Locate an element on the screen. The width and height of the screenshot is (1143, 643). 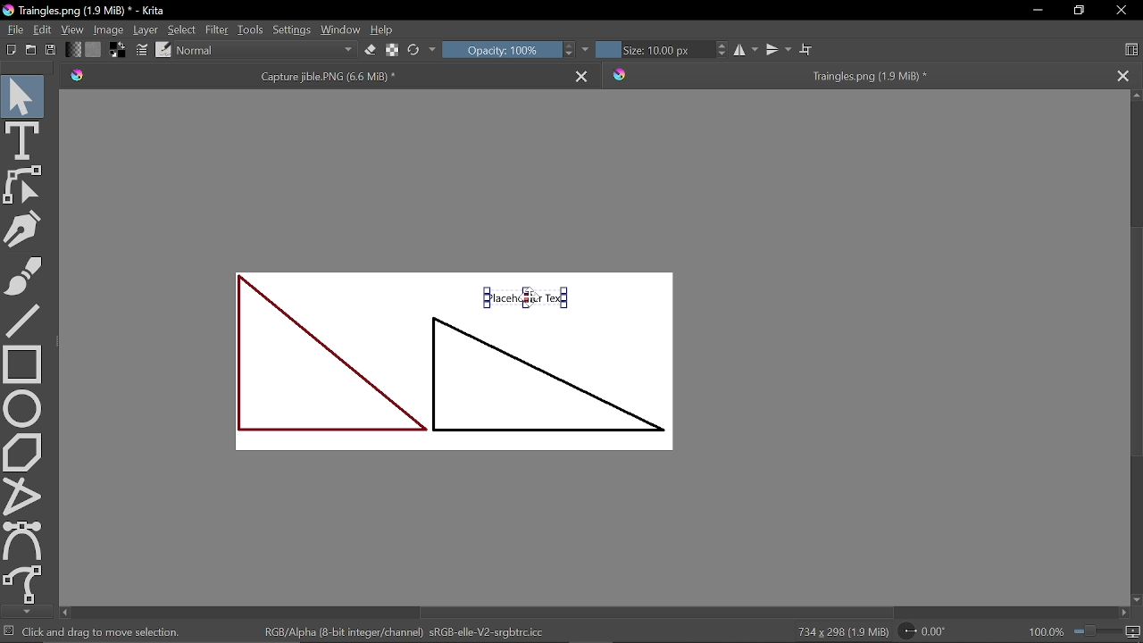
Traingles.png (1.9 MiB) * - Krita is located at coordinates (88, 11).